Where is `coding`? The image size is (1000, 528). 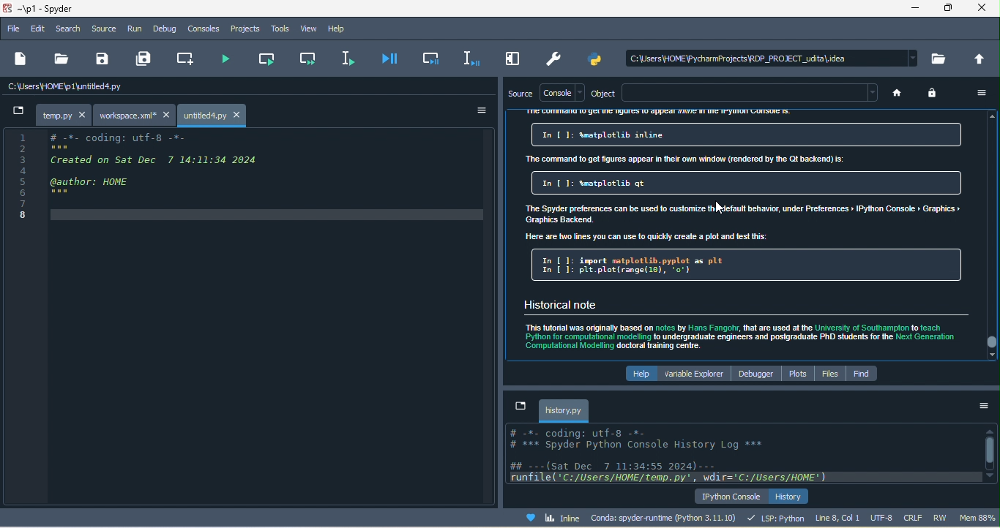
coding is located at coordinates (243, 179).